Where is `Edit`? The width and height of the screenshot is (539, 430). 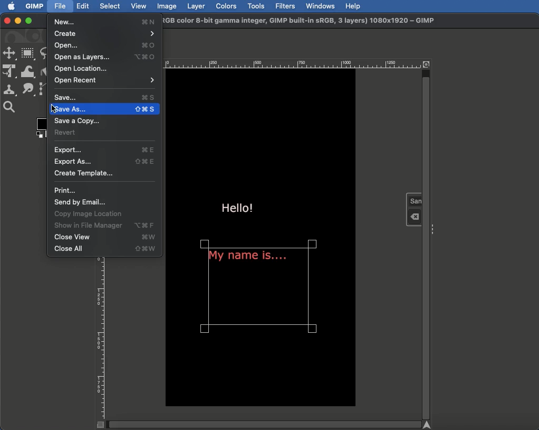
Edit is located at coordinates (83, 6).